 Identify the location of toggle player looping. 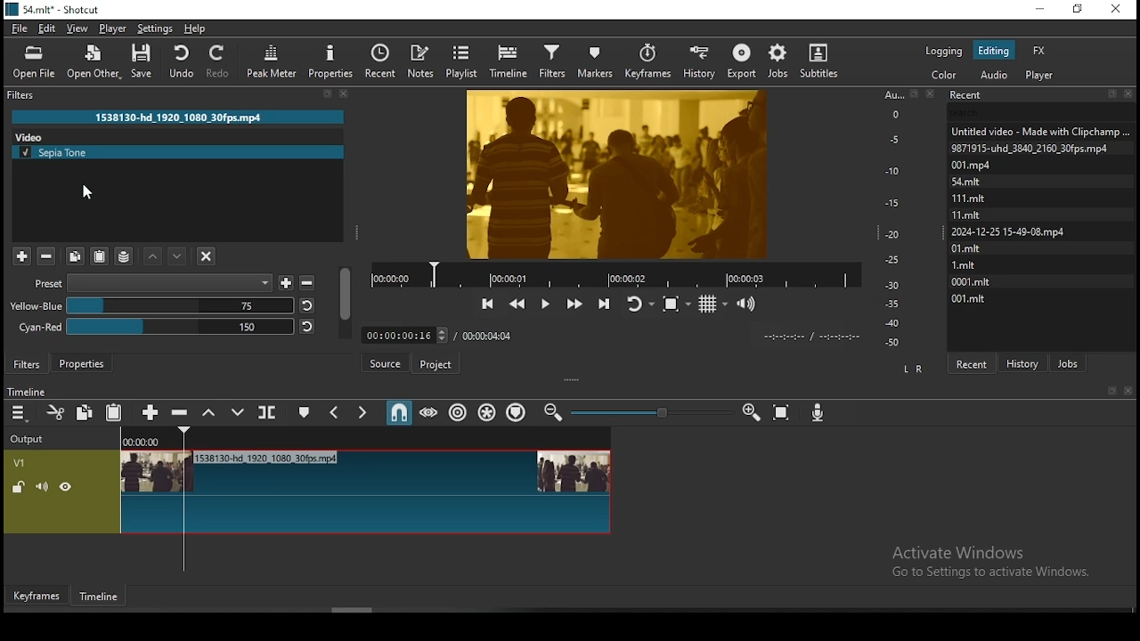
(639, 303).